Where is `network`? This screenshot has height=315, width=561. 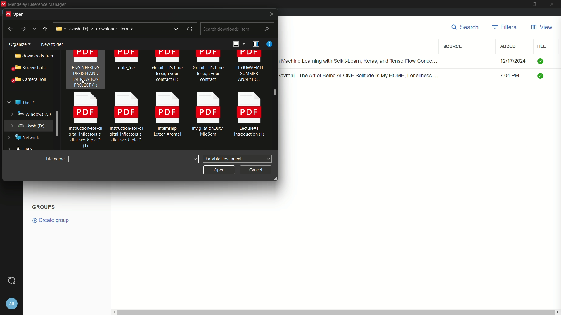 network is located at coordinates (25, 138).